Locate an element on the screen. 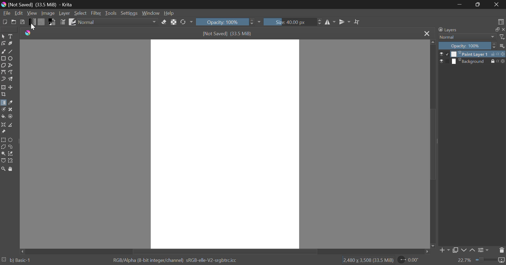 Image resolution: width=506 pixels, height=265 pixels. Cursor on Gradient Fill is located at coordinates (3, 104).